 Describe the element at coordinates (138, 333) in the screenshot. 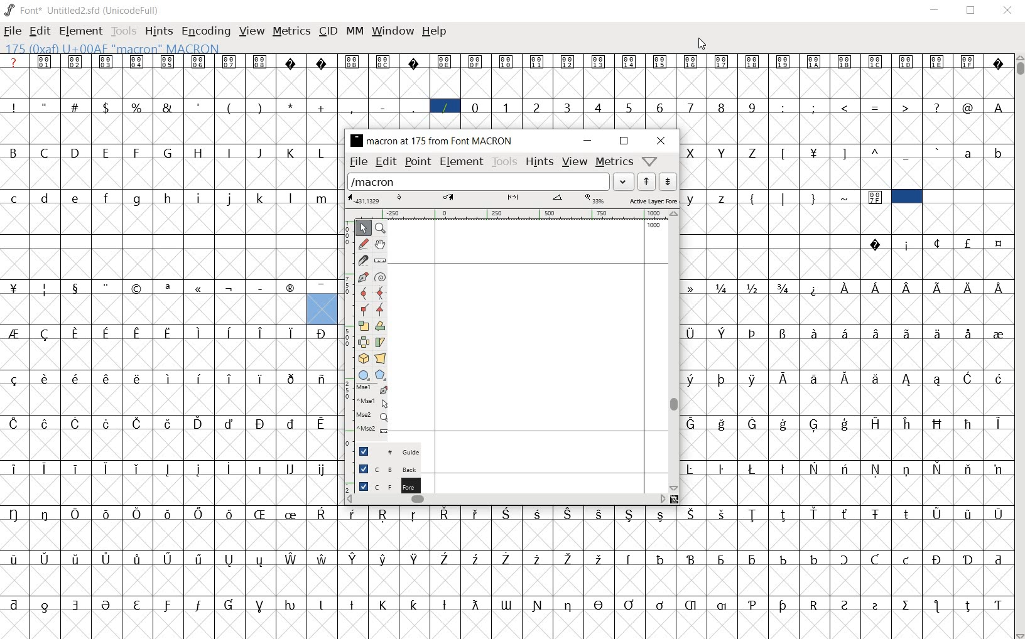

I see `Symbol` at that location.